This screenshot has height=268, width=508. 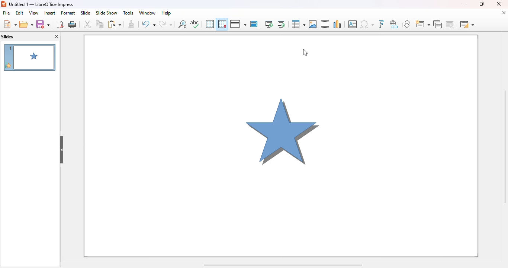 What do you see at coordinates (381, 24) in the screenshot?
I see `insert fontwork text` at bounding box center [381, 24].